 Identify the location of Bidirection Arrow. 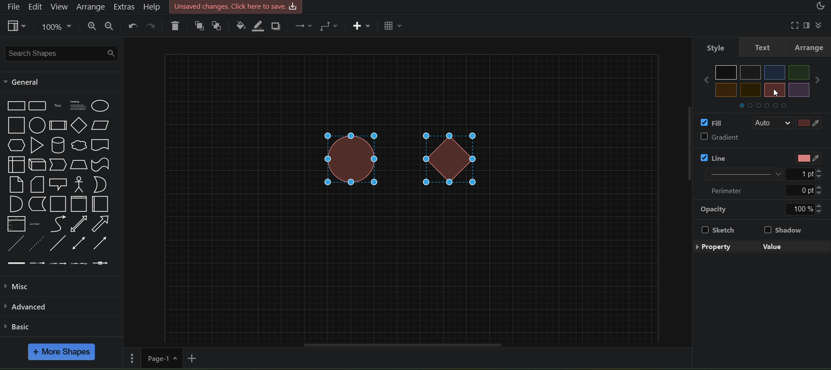
(78, 223).